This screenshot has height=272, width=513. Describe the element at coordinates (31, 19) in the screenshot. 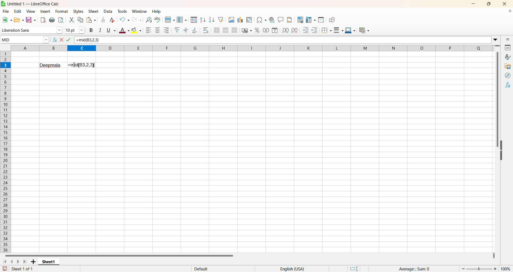

I see `Save` at that location.